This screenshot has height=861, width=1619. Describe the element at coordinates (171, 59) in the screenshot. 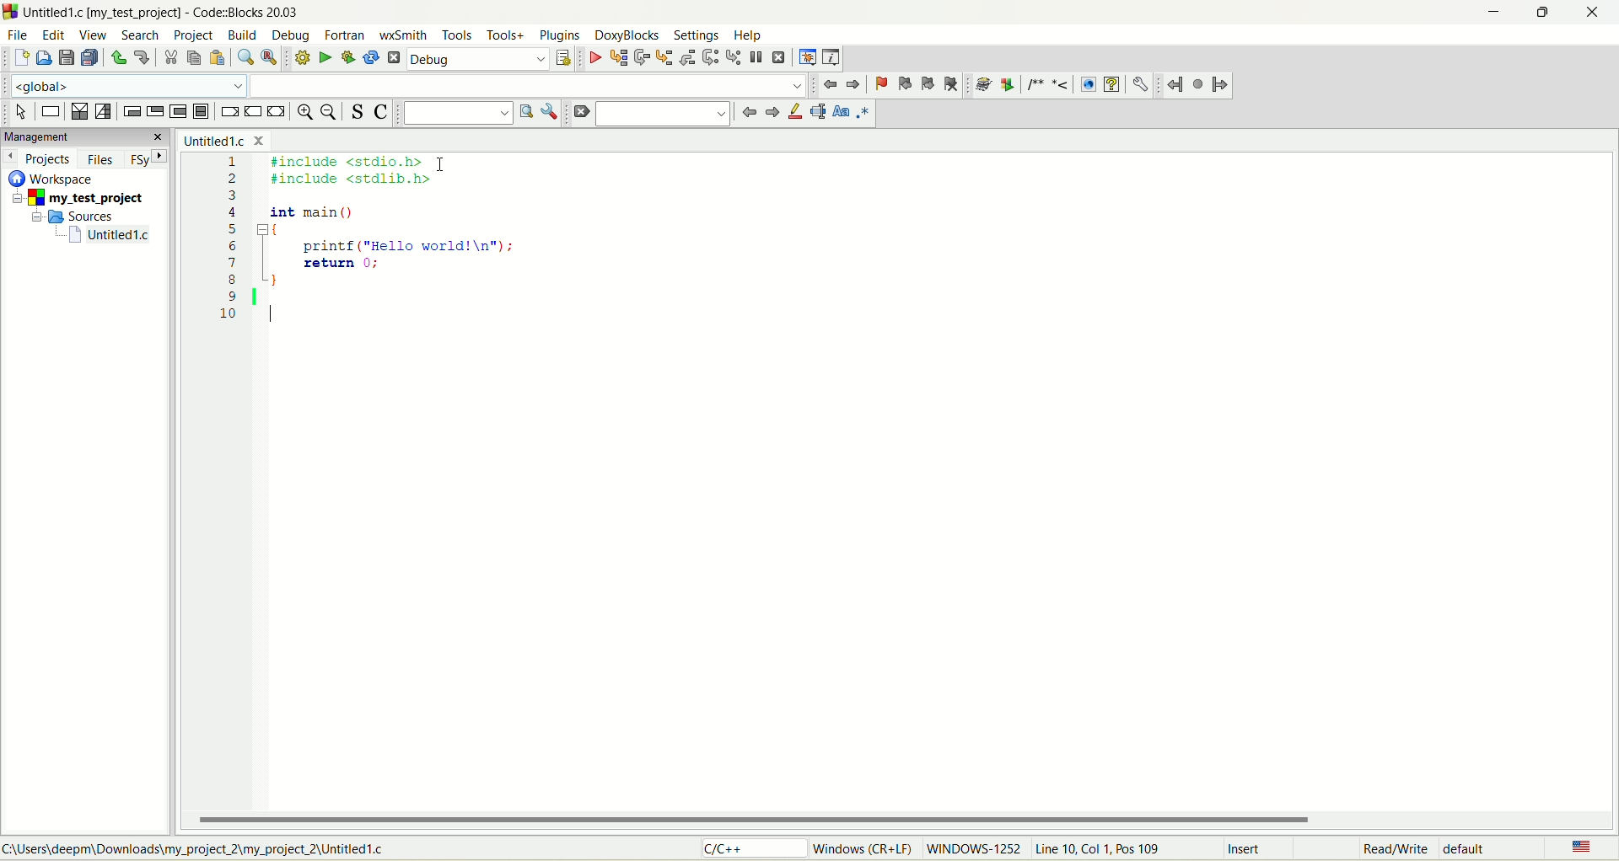

I see `cut` at that location.